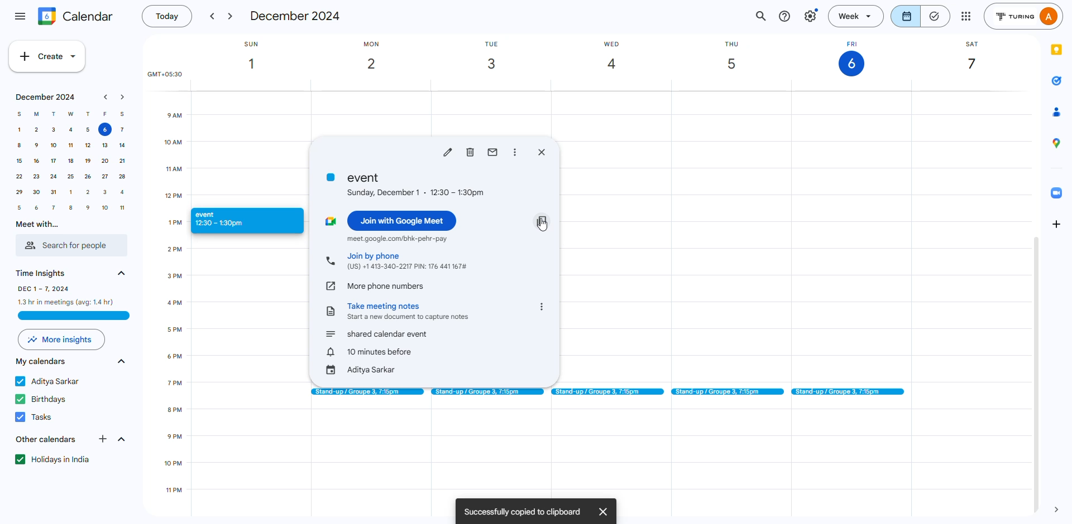 The width and height of the screenshot is (1072, 524). I want to click on S, so click(20, 114).